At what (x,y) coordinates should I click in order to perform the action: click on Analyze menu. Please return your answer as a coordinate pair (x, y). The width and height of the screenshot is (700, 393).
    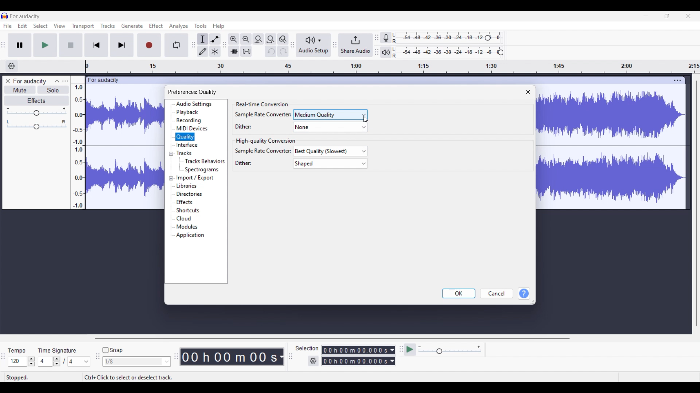
    Looking at the image, I should click on (179, 26).